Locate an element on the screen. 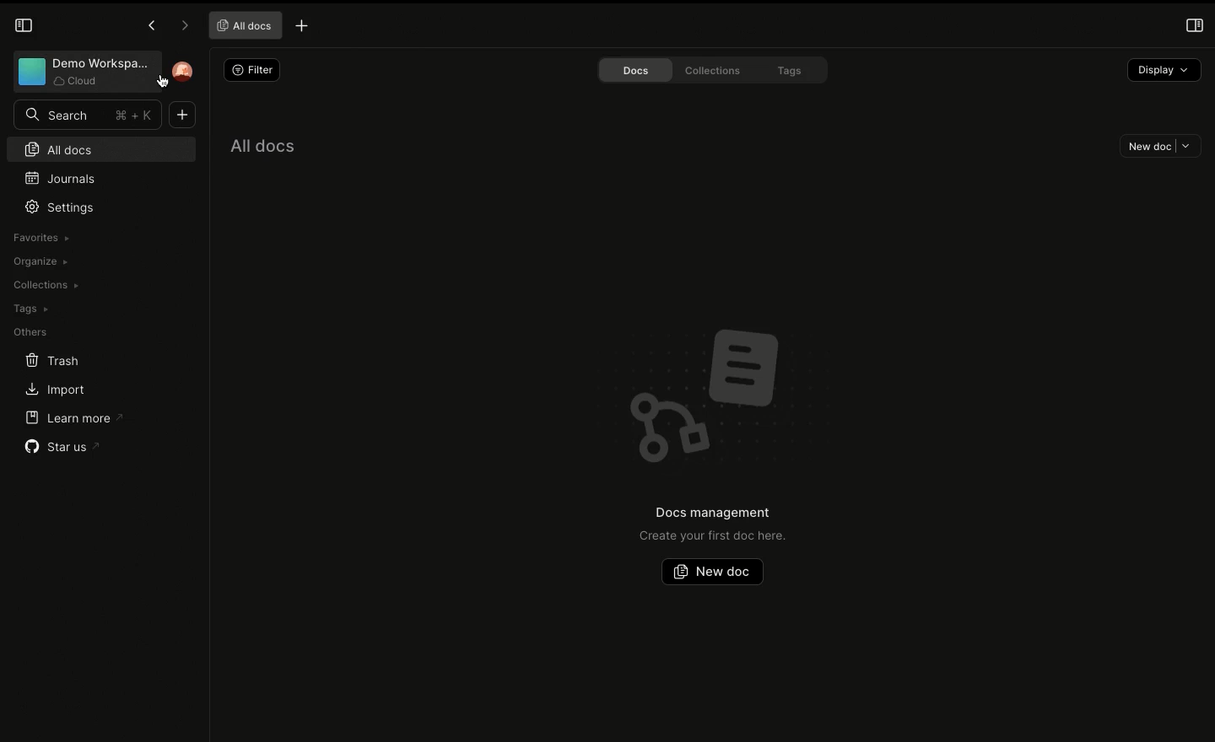 Image resolution: width=1215 pixels, height=742 pixels. Others is located at coordinates (30, 331).